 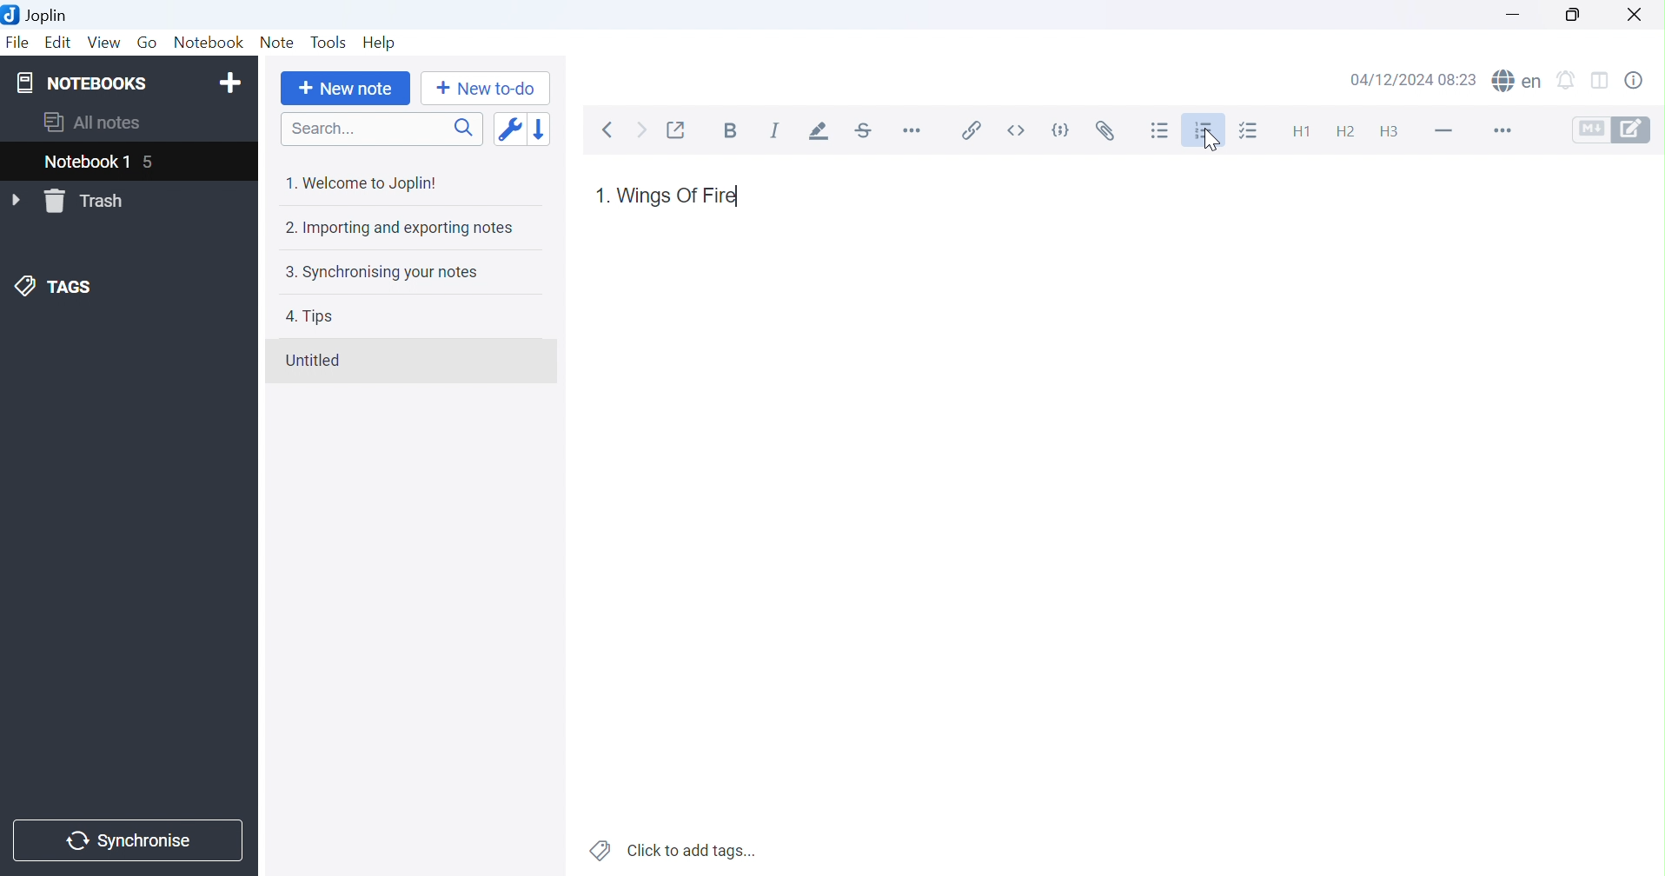 What do you see at coordinates (1210, 141) in the screenshot?
I see `Cursor` at bounding box center [1210, 141].